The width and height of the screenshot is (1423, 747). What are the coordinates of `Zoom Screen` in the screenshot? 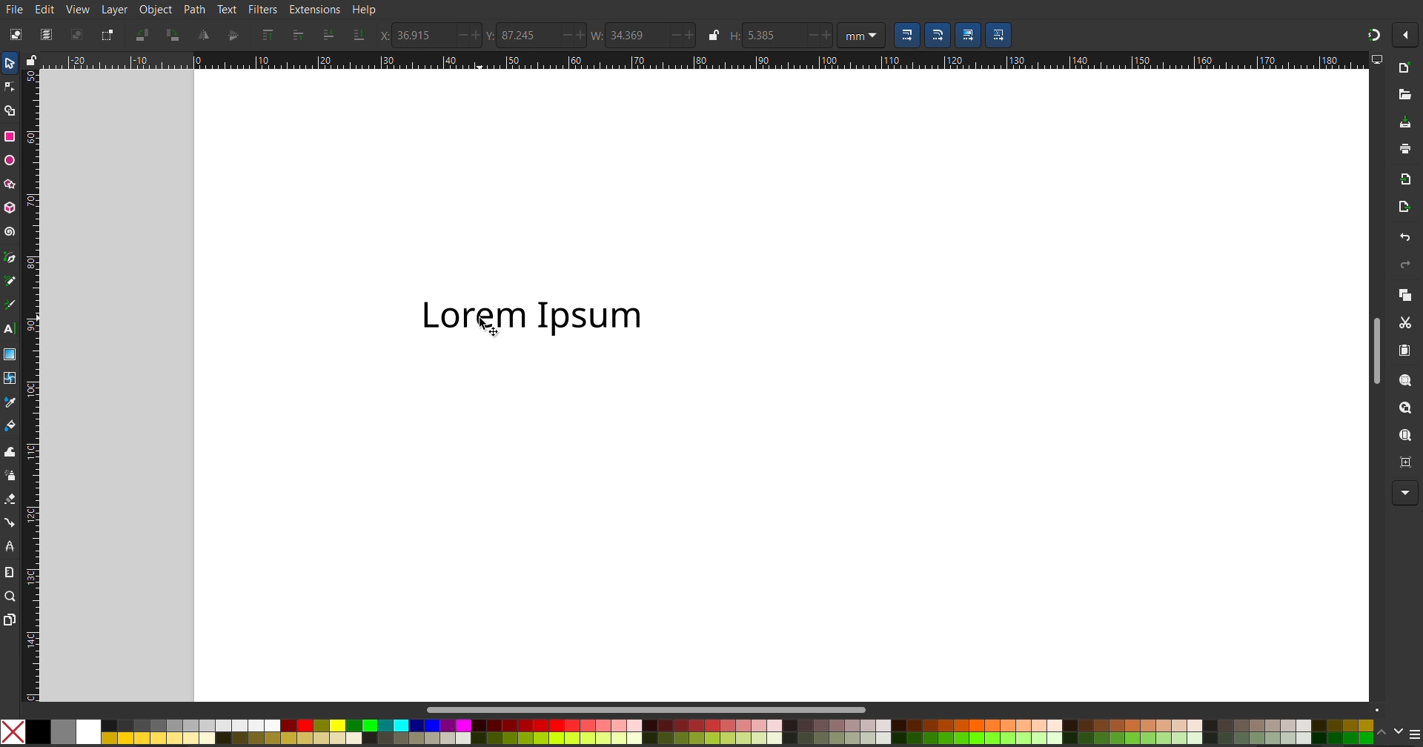 It's located at (1407, 435).